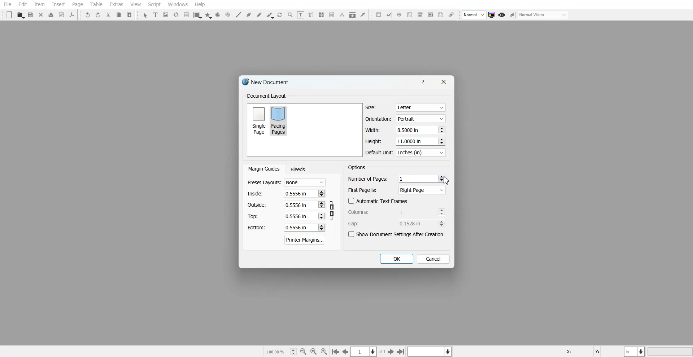 The width and height of the screenshot is (693, 357). Describe the element at coordinates (258, 120) in the screenshot. I see `Single Page` at that location.